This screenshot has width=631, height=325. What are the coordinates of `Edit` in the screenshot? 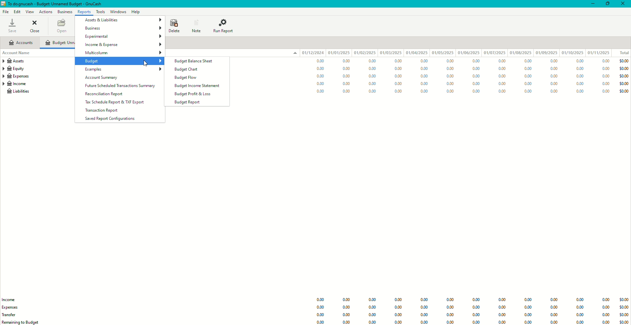 It's located at (17, 12).